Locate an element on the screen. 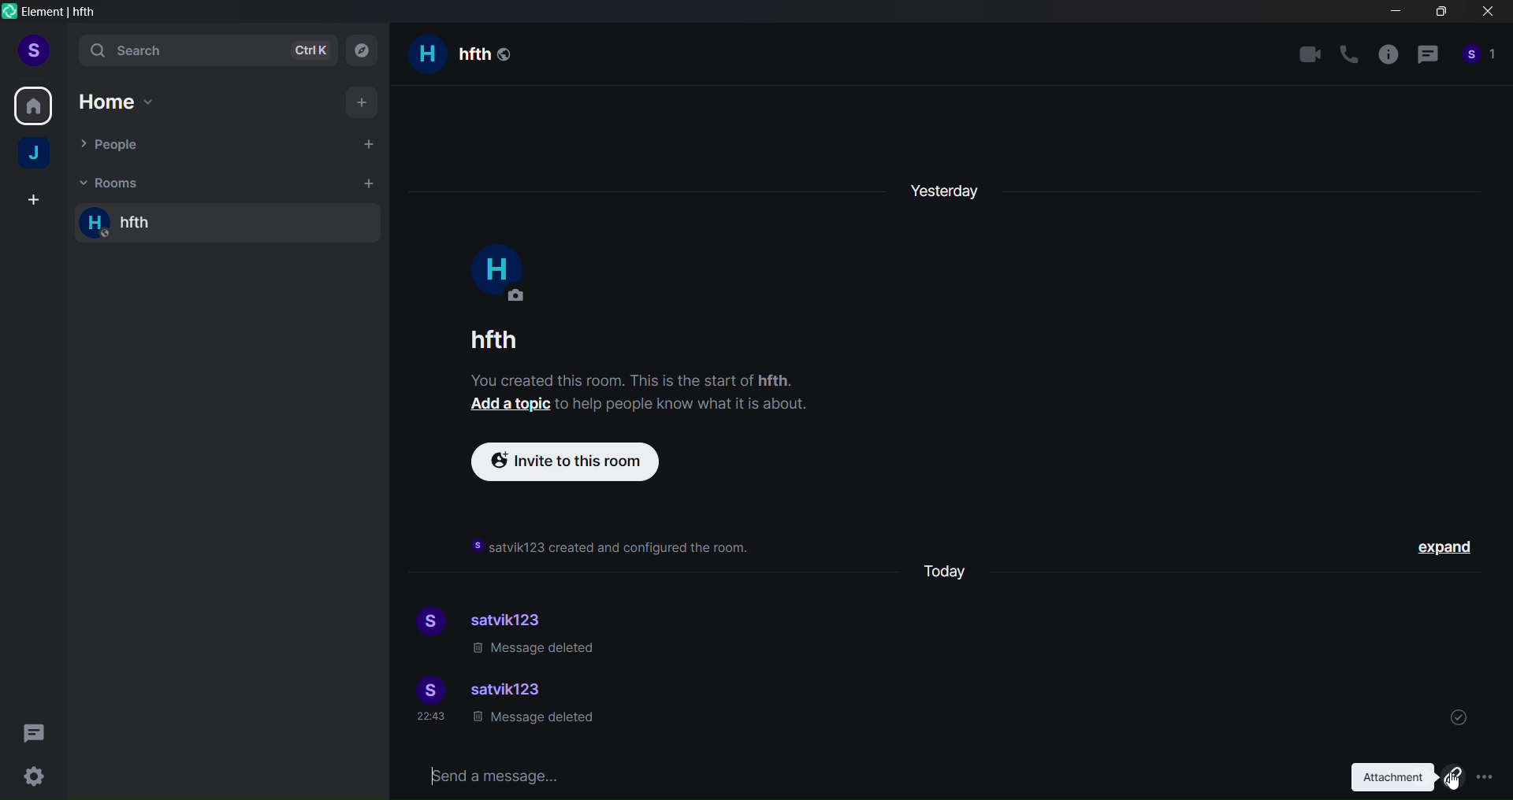 Image resolution: width=1513 pixels, height=800 pixels. instruction is located at coordinates (613, 548).